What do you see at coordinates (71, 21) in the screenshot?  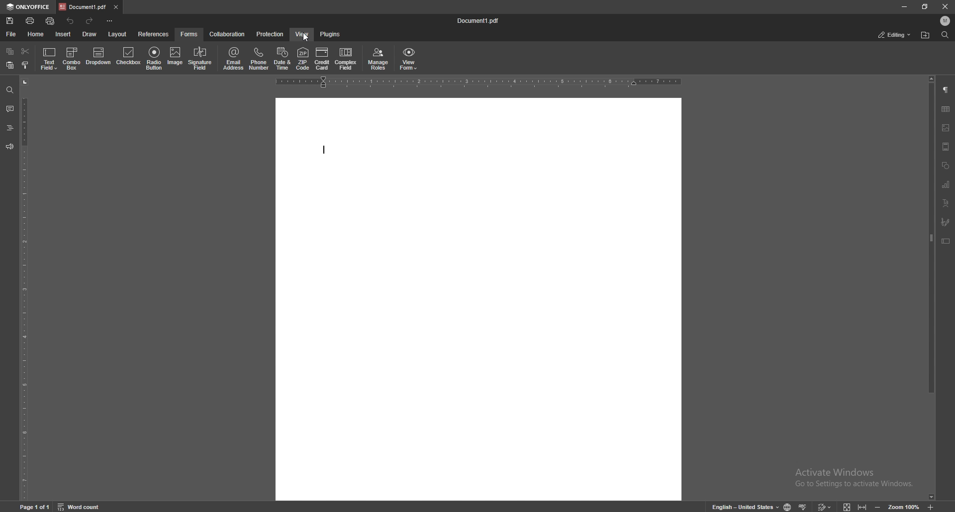 I see `undo` at bounding box center [71, 21].